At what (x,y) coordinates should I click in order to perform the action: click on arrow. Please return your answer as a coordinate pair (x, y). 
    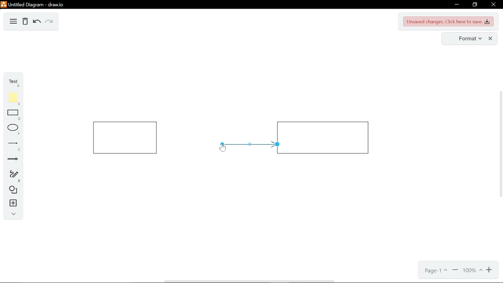
    Looking at the image, I should click on (248, 144).